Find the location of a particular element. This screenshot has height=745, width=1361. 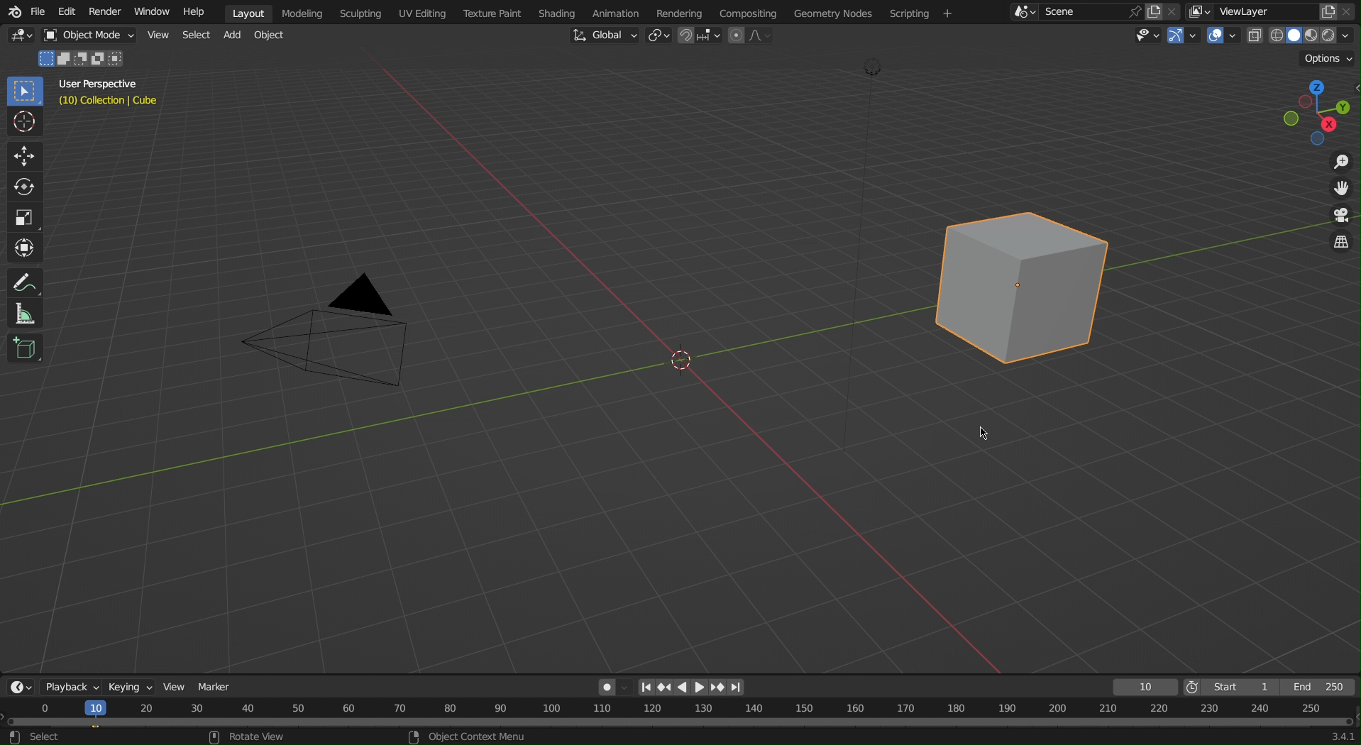

Object is located at coordinates (94, 35).